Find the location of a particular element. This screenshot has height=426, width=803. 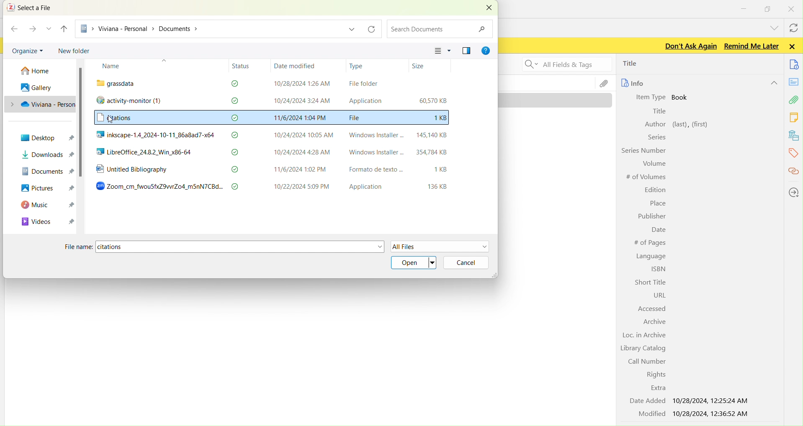

hide is located at coordinates (773, 82).